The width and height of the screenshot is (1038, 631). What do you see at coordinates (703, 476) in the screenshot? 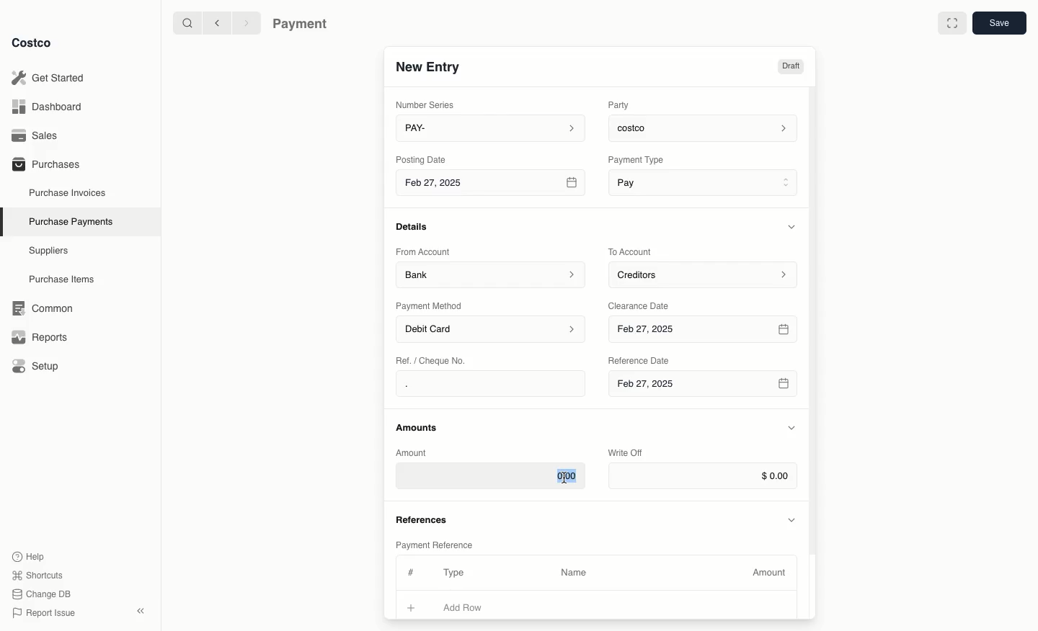
I see `$0.00` at bounding box center [703, 476].